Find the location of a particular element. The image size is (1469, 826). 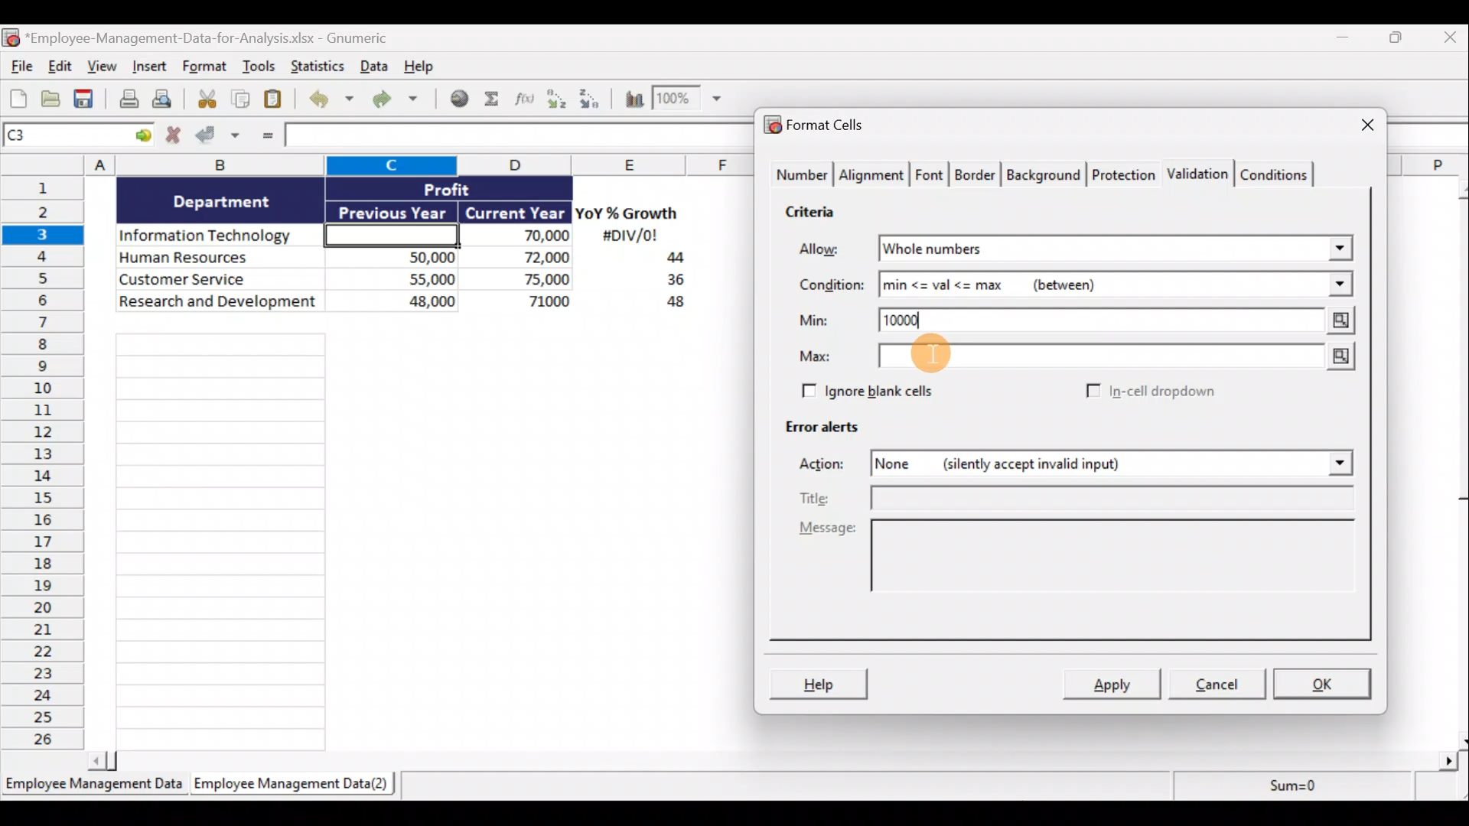

Insert is located at coordinates (152, 70).